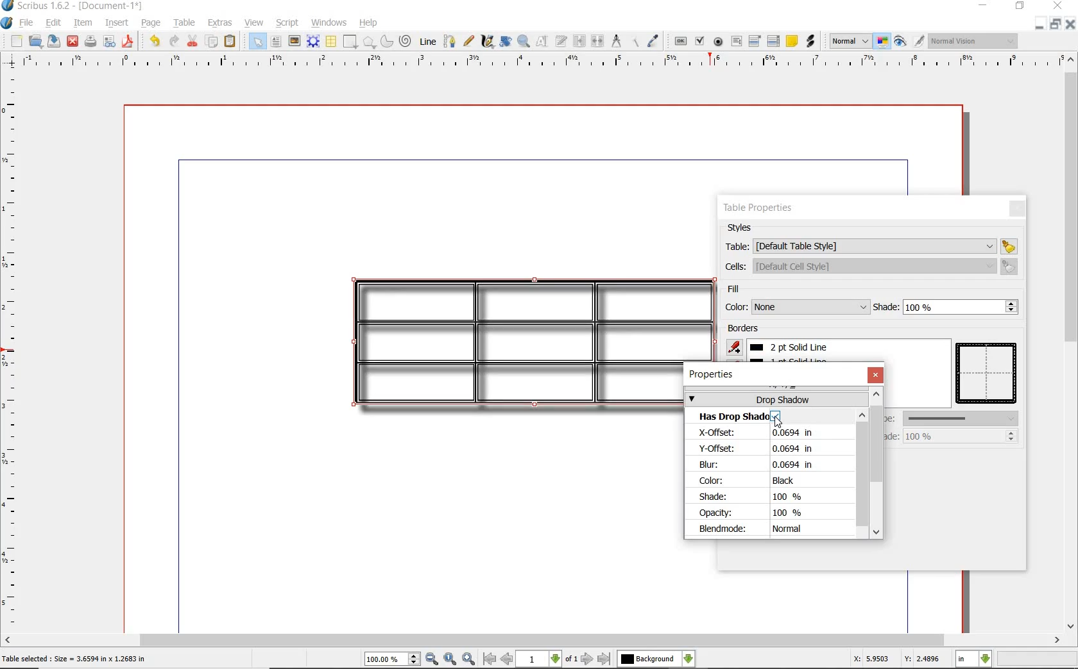 Image resolution: width=1078 pixels, height=669 pixels. What do you see at coordinates (598, 41) in the screenshot?
I see `unlink text frames` at bounding box center [598, 41].